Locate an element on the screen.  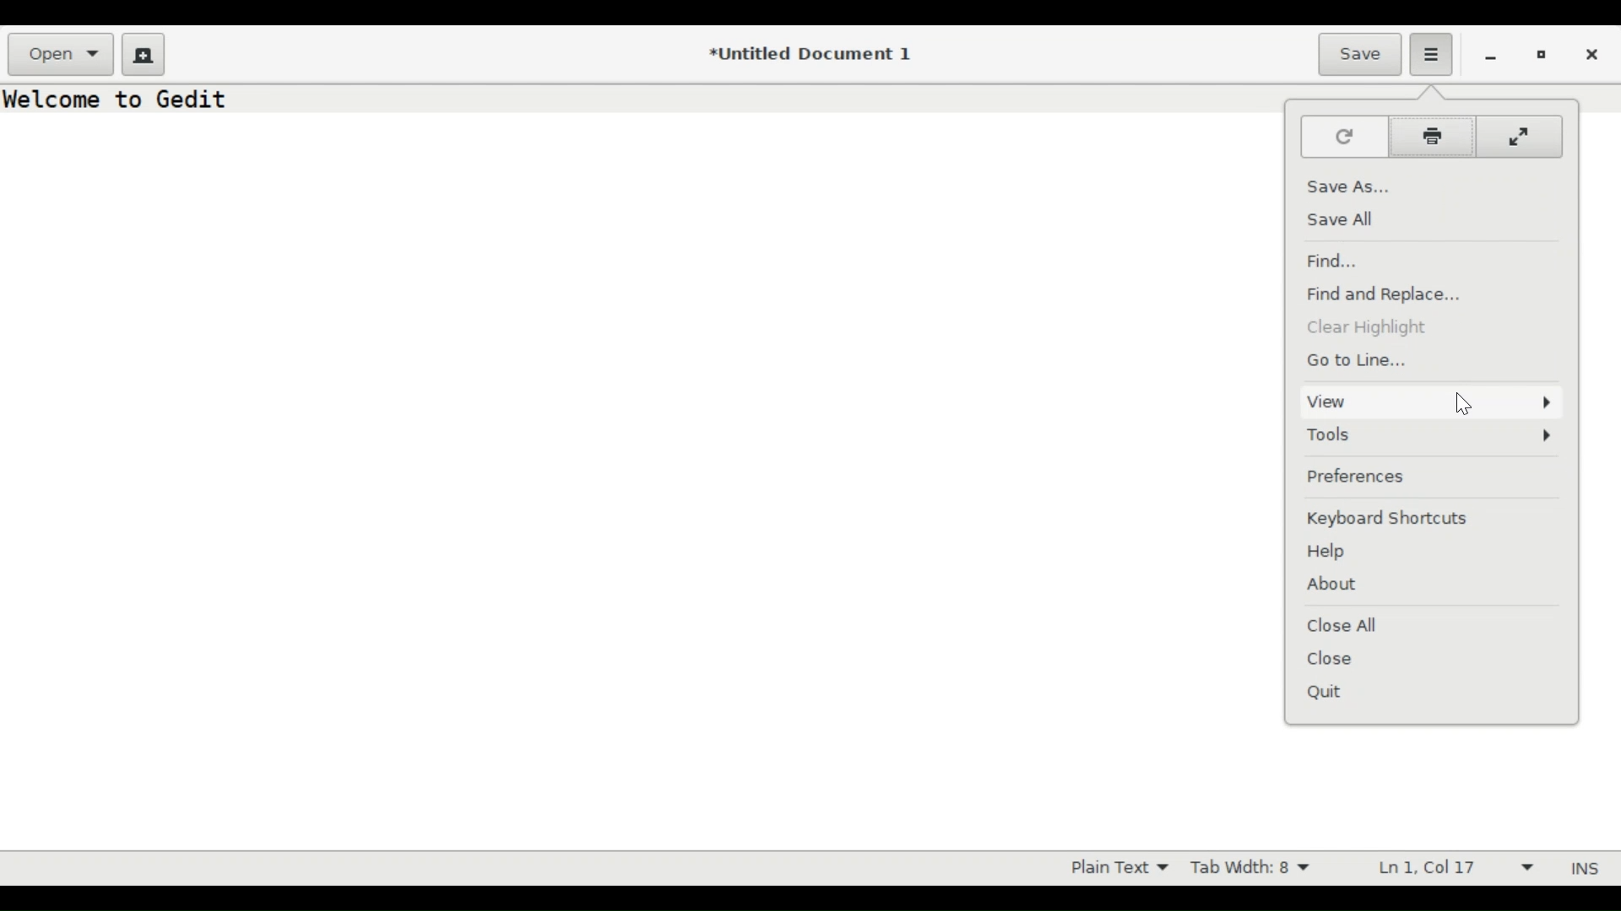
Create a new document is located at coordinates (143, 53).